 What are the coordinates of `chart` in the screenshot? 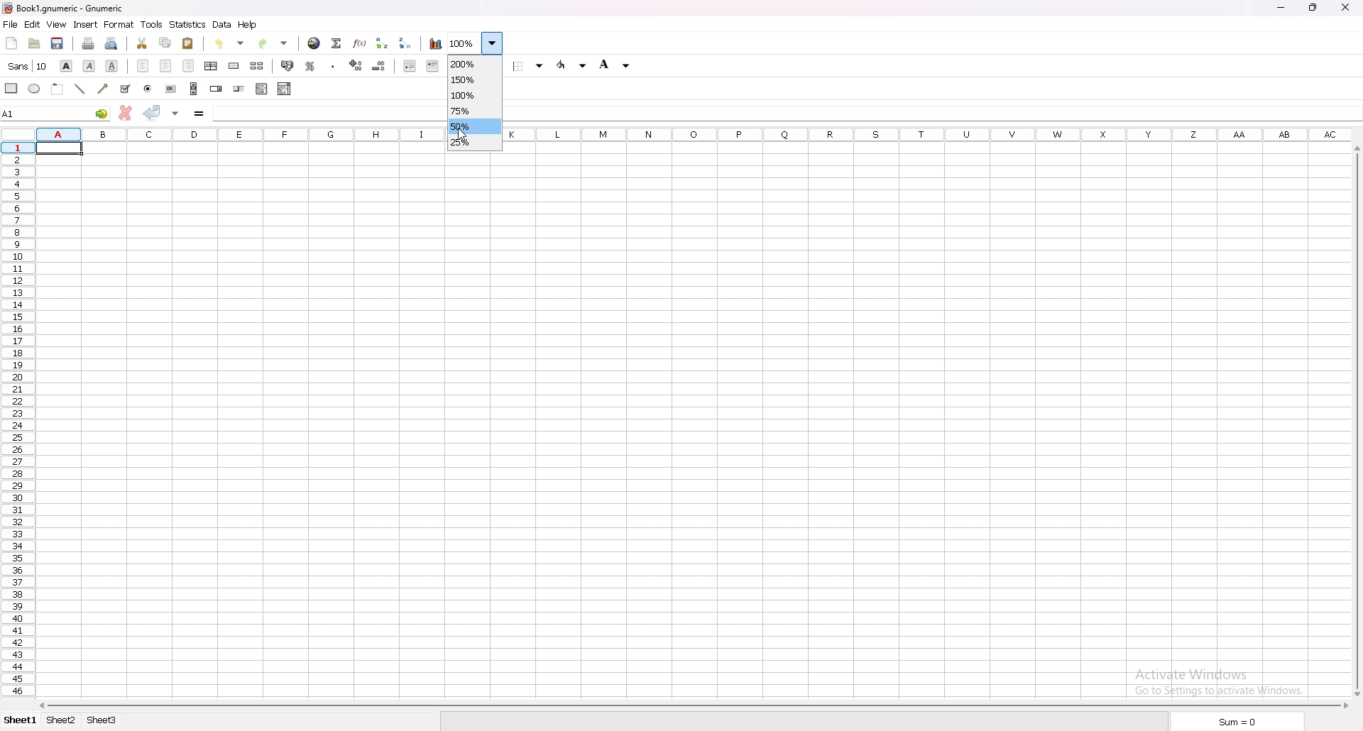 It's located at (435, 45).